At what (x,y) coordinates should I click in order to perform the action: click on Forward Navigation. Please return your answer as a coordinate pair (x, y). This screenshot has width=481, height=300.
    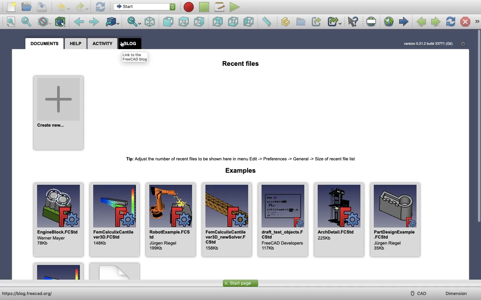
    Looking at the image, I should click on (435, 22).